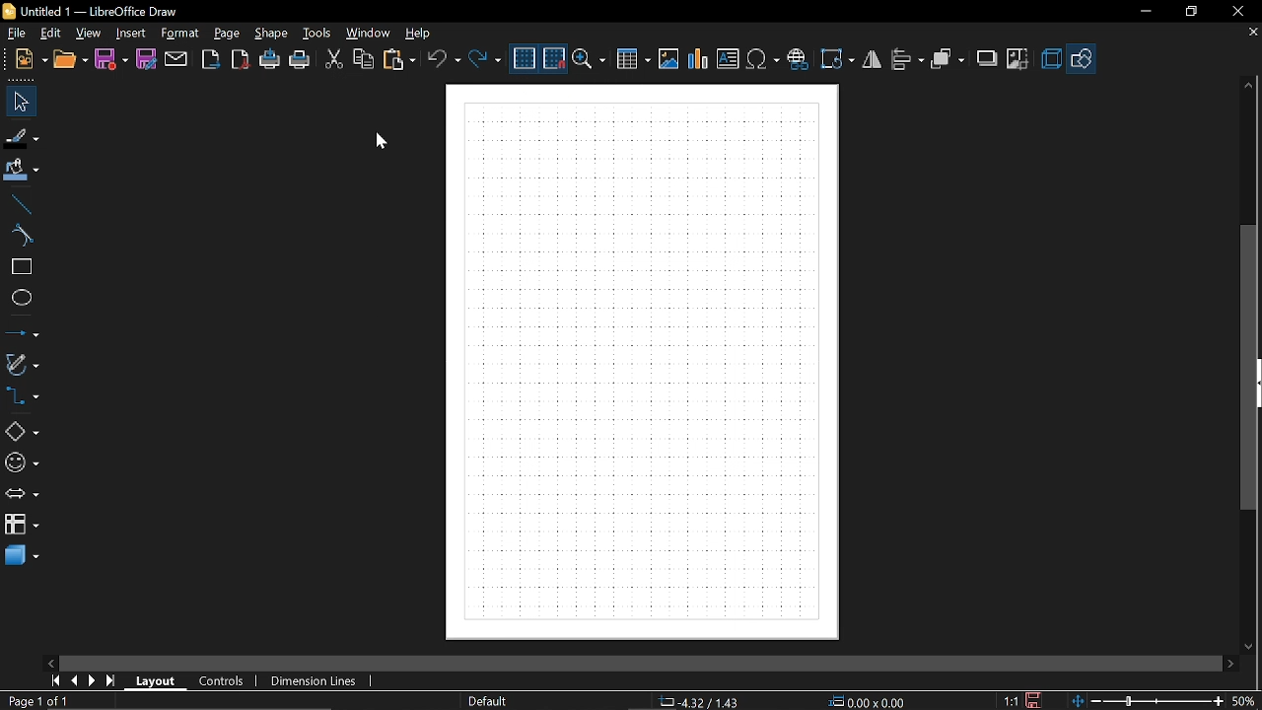 The height and width of the screenshot is (710, 1262). Describe the element at coordinates (72, 61) in the screenshot. I see `open` at that location.